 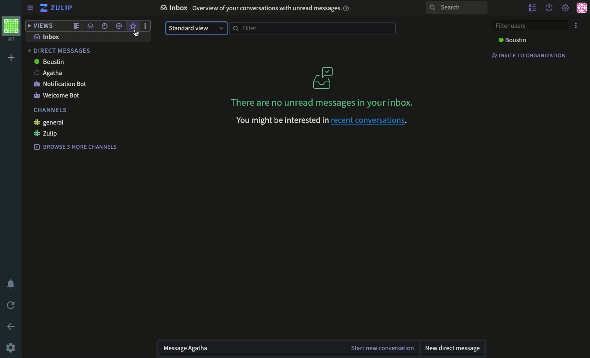 I want to click on filter, so click(x=313, y=27).